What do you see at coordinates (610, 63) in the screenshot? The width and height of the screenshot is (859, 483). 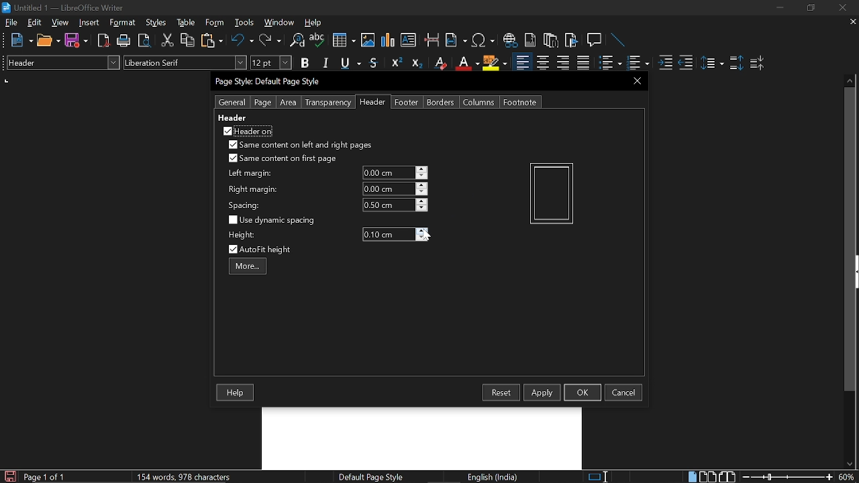 I see `toggle ordered list` at bounding box center [610, 63].